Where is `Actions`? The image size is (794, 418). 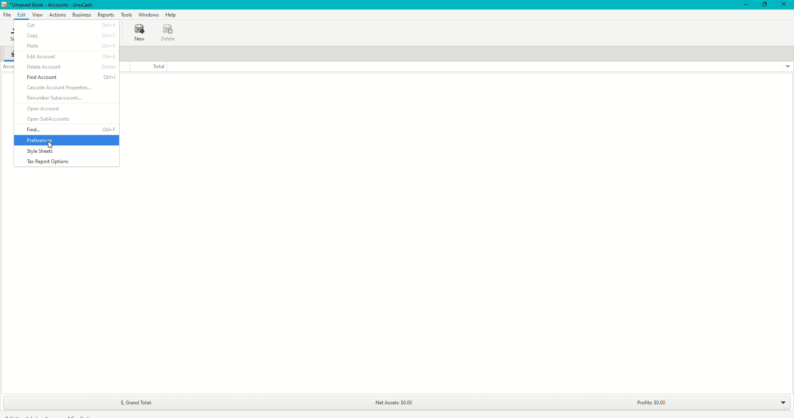 Actions is located at coordinates (58, 15).